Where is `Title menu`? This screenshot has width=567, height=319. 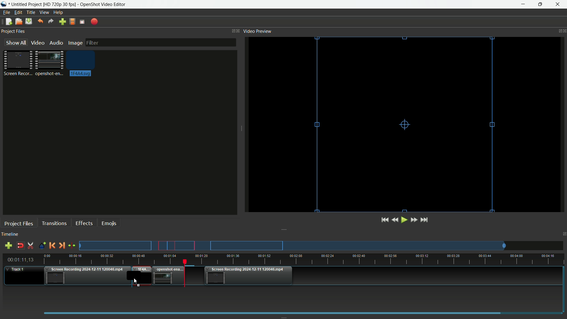 Title menu is located at coordinates (30, 13).